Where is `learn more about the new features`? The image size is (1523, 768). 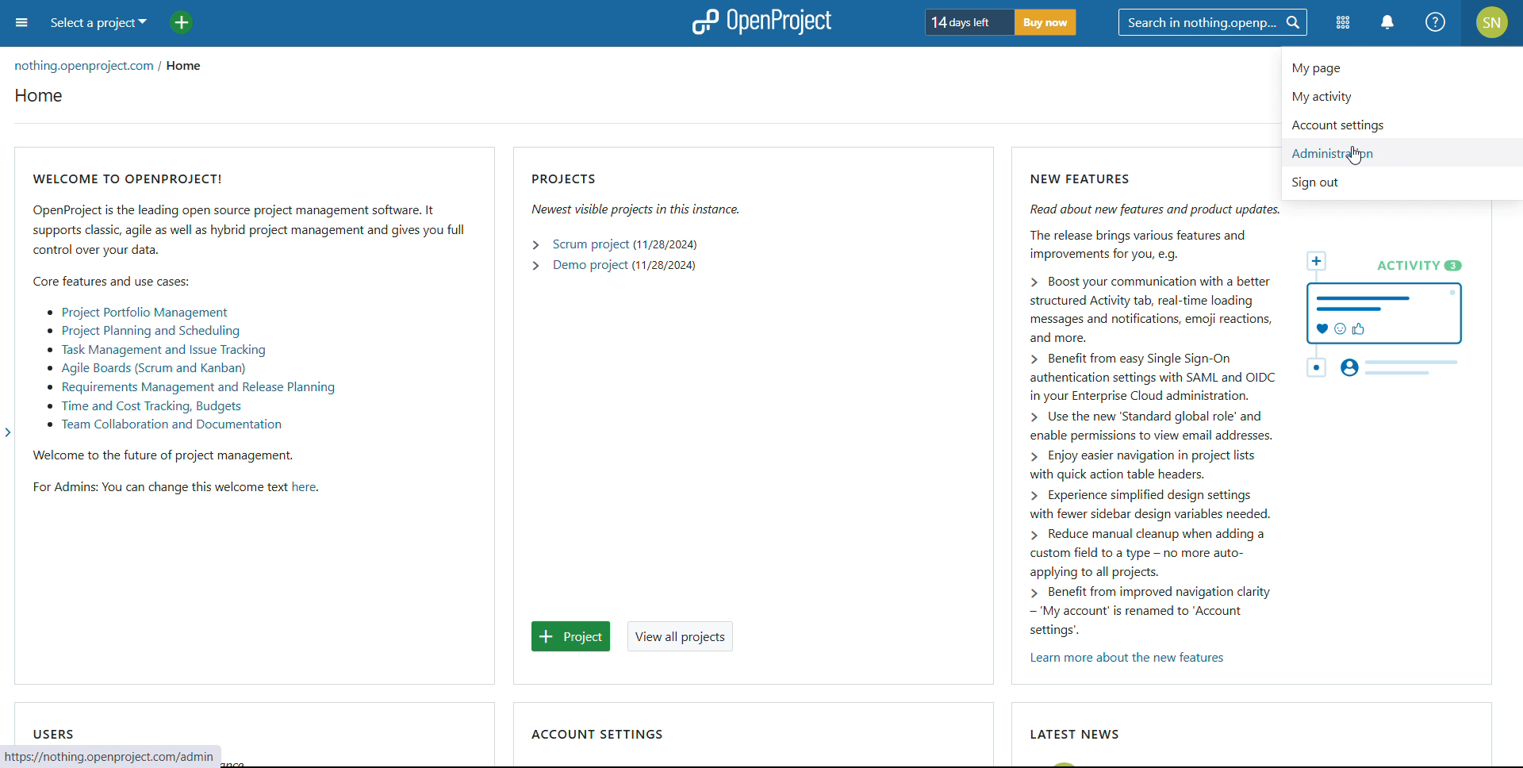
learn more about the new features is located at coordinates (1126, 659).